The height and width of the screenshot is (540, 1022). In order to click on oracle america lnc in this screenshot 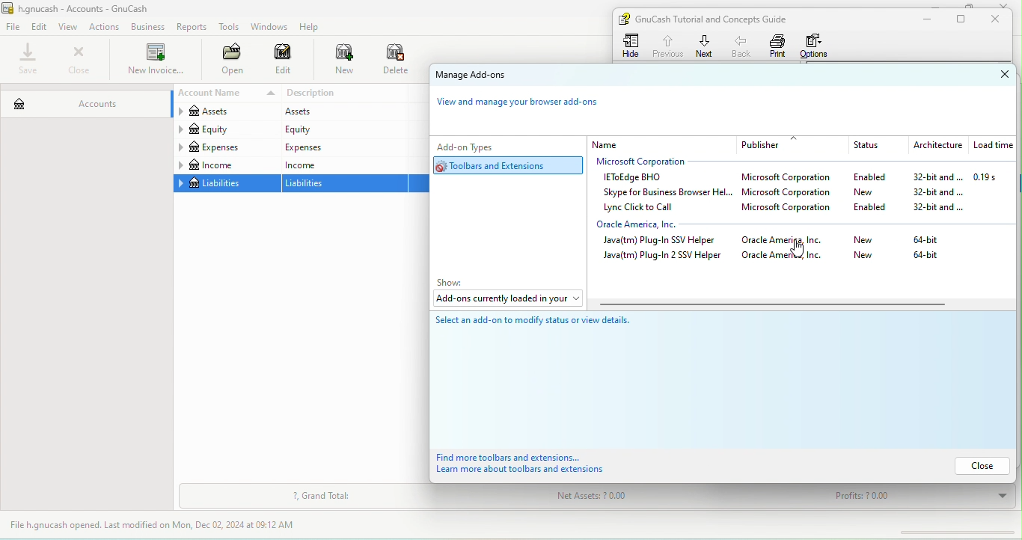, I will do `click(786, 257)`.